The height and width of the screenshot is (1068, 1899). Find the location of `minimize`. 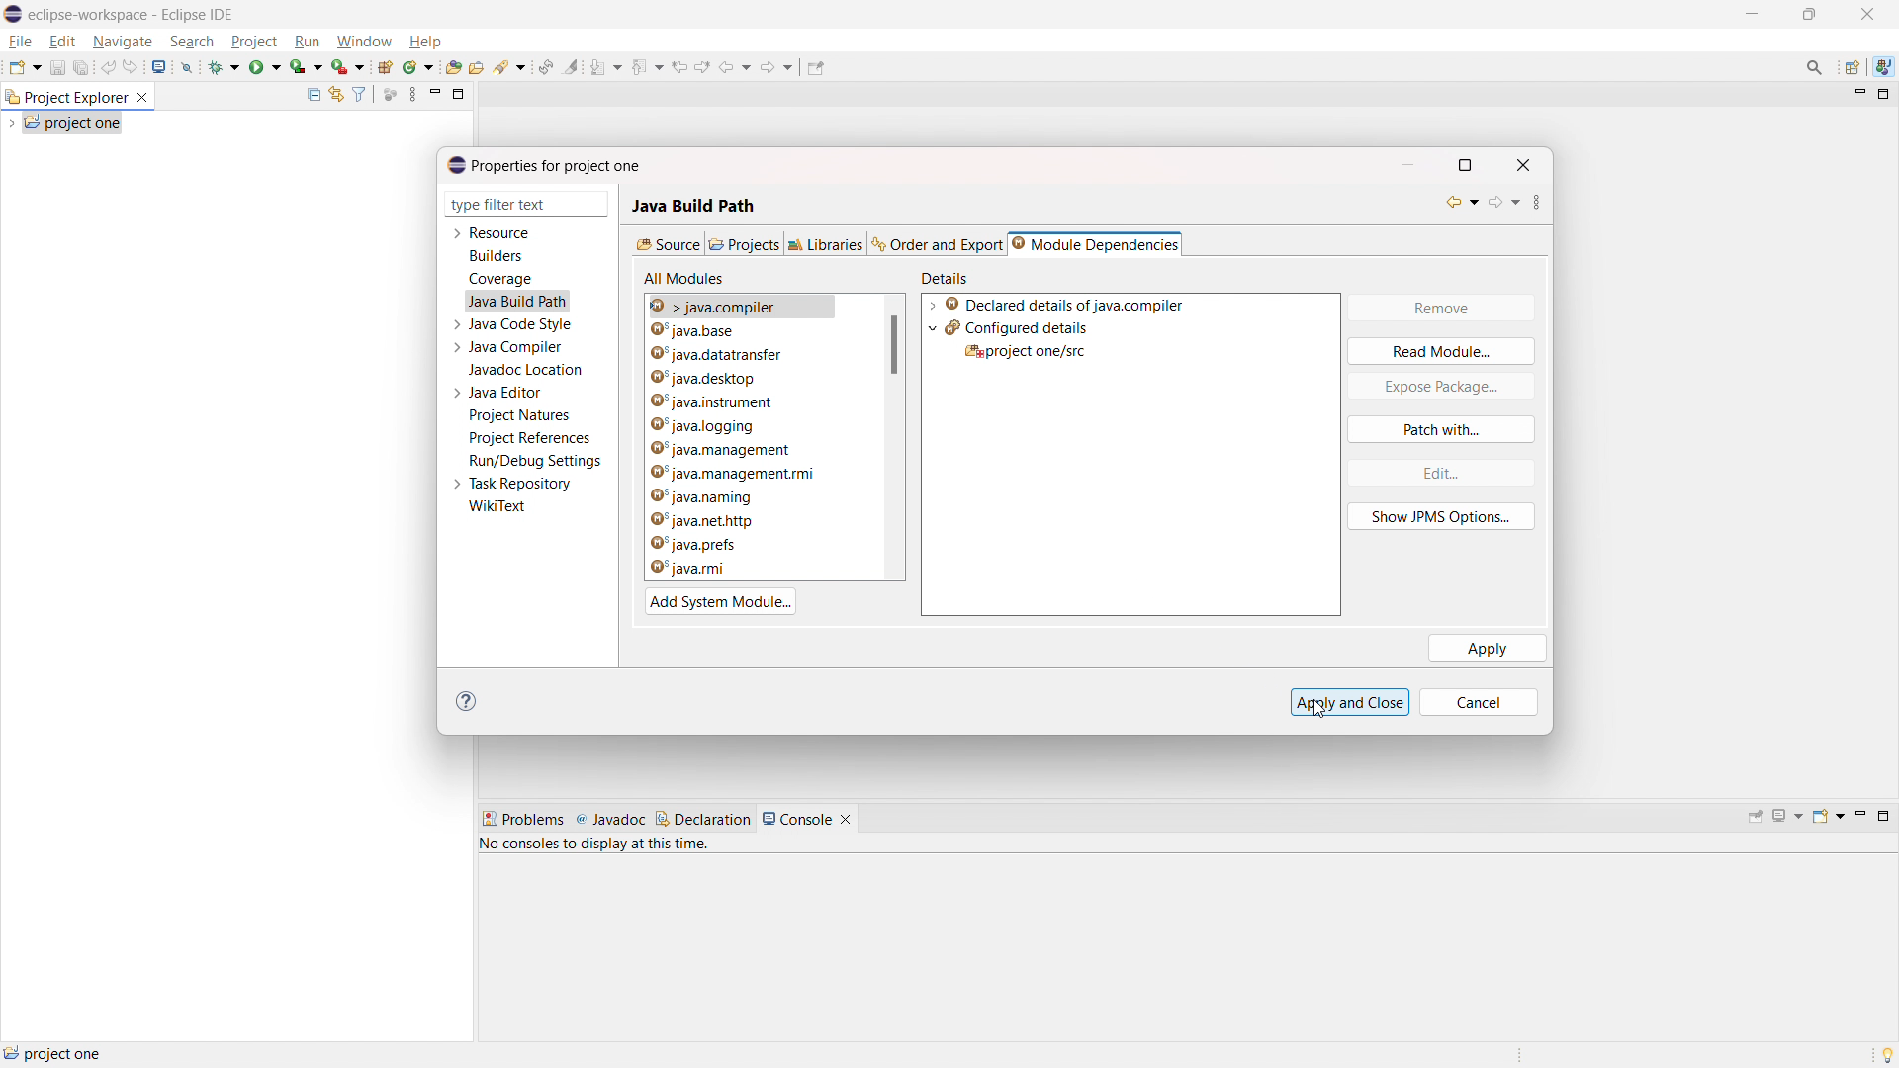

minimize is located at coordinates (1857, 95).